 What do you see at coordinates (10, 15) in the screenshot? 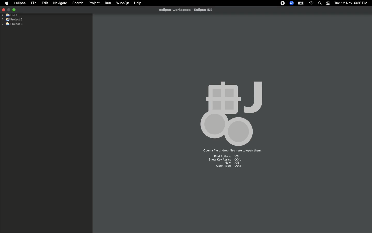
I see `File 1` at bounding box center [10, 15].